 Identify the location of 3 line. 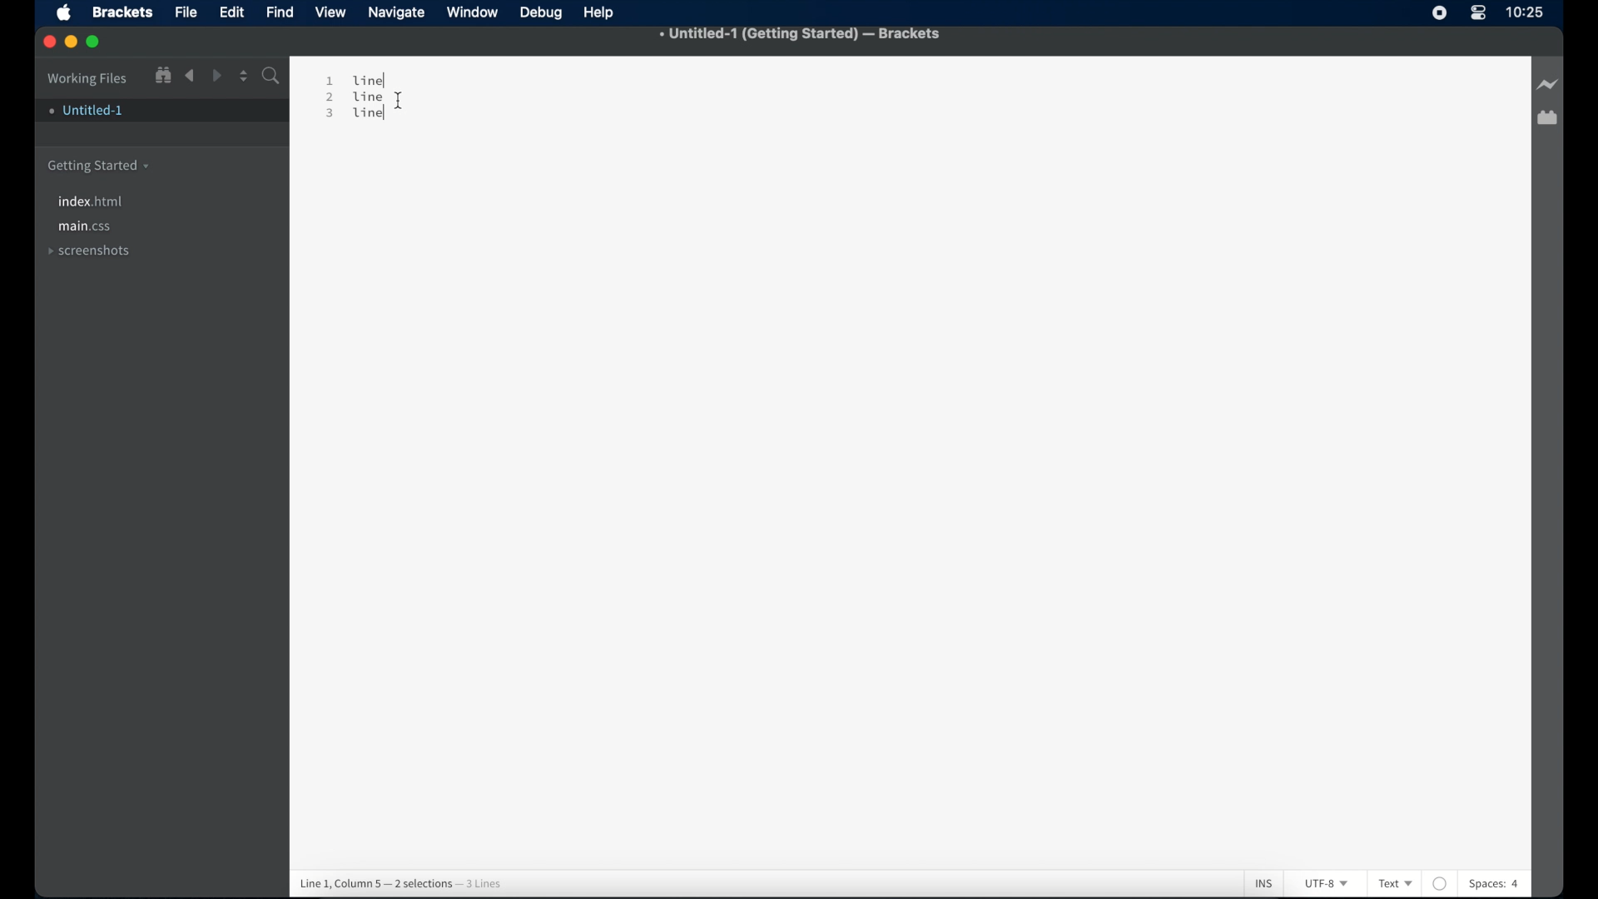
(355, 123).